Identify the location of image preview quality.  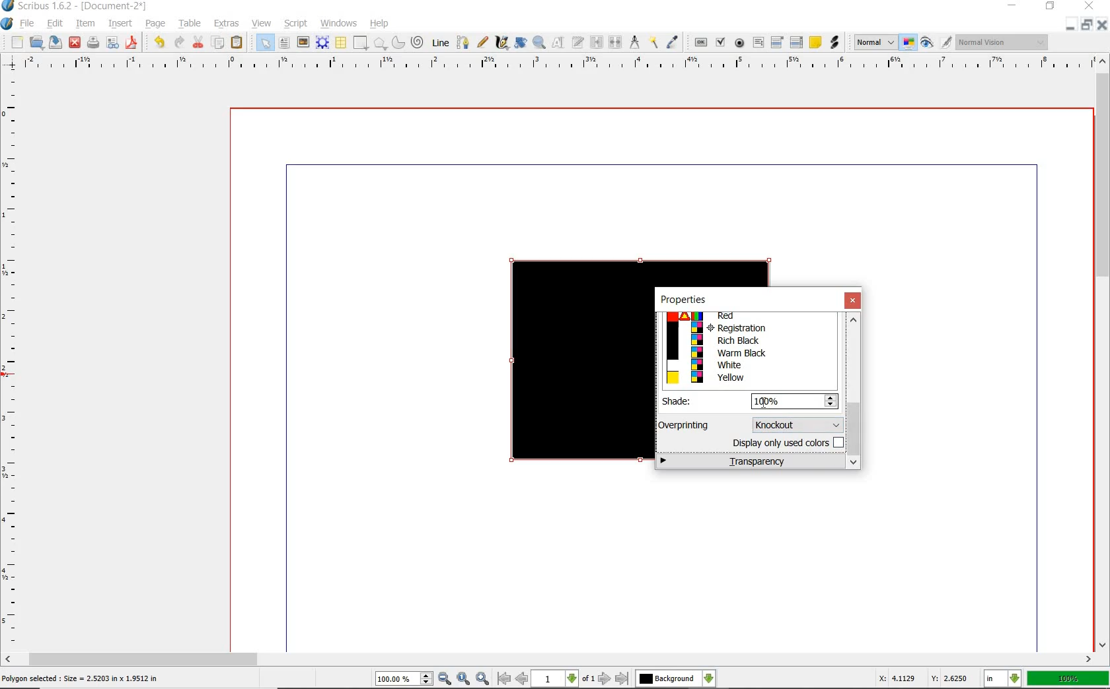
(875, 43).